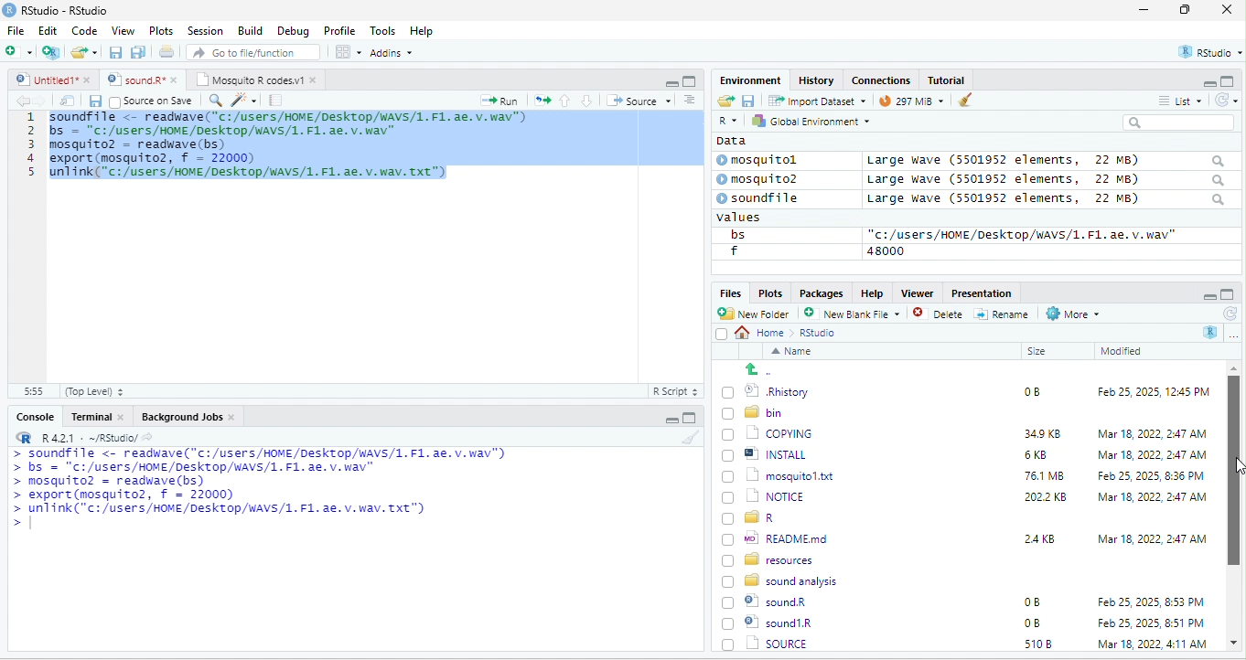 Image resolution: width=1246 pixels, height=660 pixels. I want to click on maximize, so click(689, 80).